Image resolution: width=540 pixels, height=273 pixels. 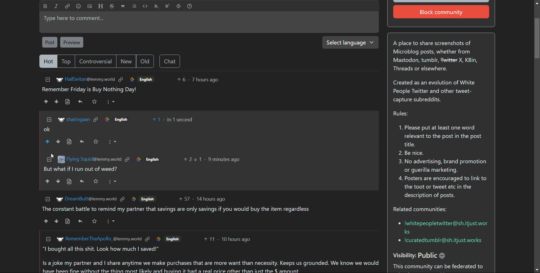 What do you see at coordinates (78, 120) in the screenshot?
I see `username` at bounding box center [78, 120].